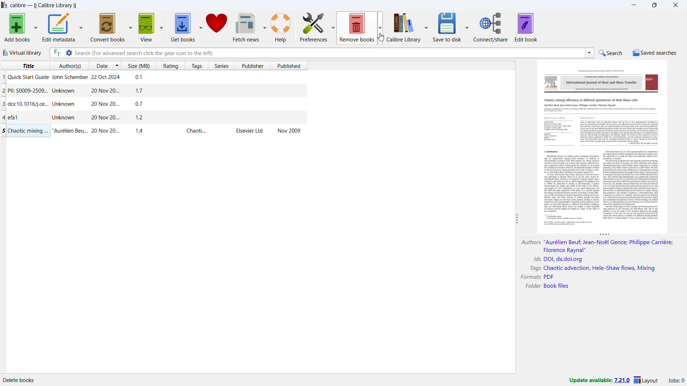 Image resolution: width=687 pixels, height=386 pixels. Describe the element at coordinates (381, 28) in the screenshot. I see `remove books options` at that location.